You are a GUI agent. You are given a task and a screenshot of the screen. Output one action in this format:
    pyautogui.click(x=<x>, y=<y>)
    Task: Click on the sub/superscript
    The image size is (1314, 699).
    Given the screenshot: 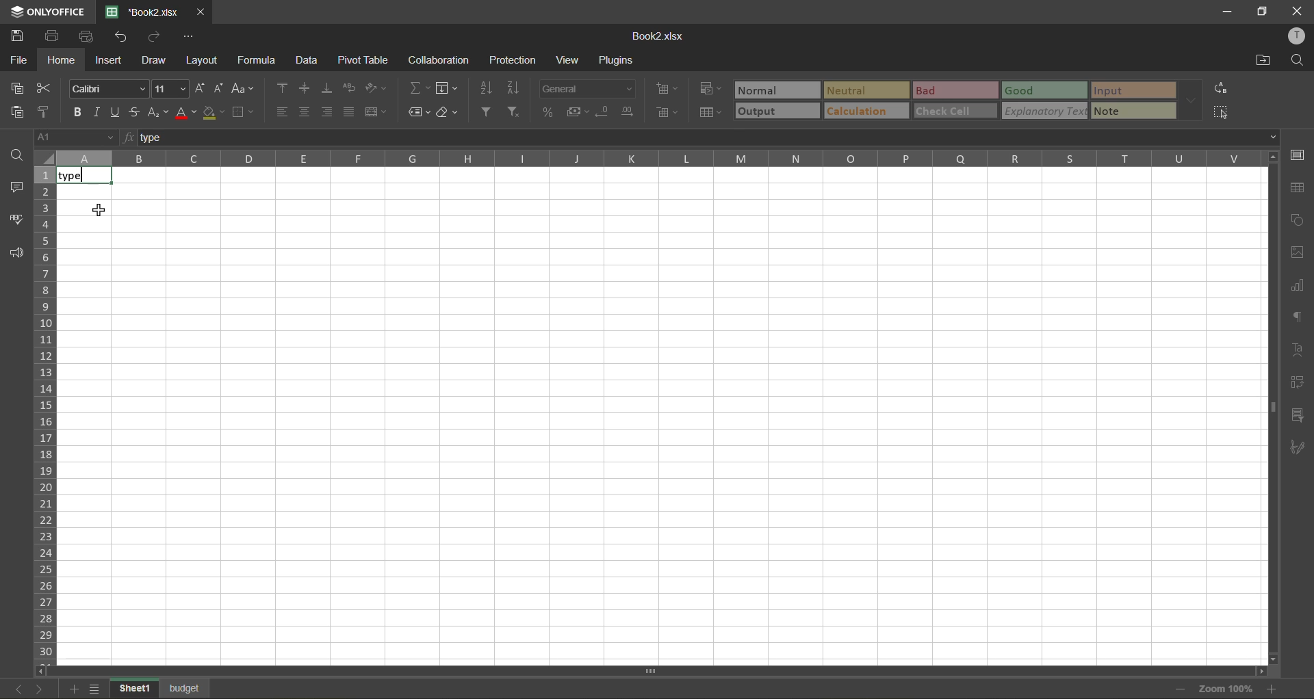 What is the action you would take?
    pyautogui.click(x=159, y=113)
    